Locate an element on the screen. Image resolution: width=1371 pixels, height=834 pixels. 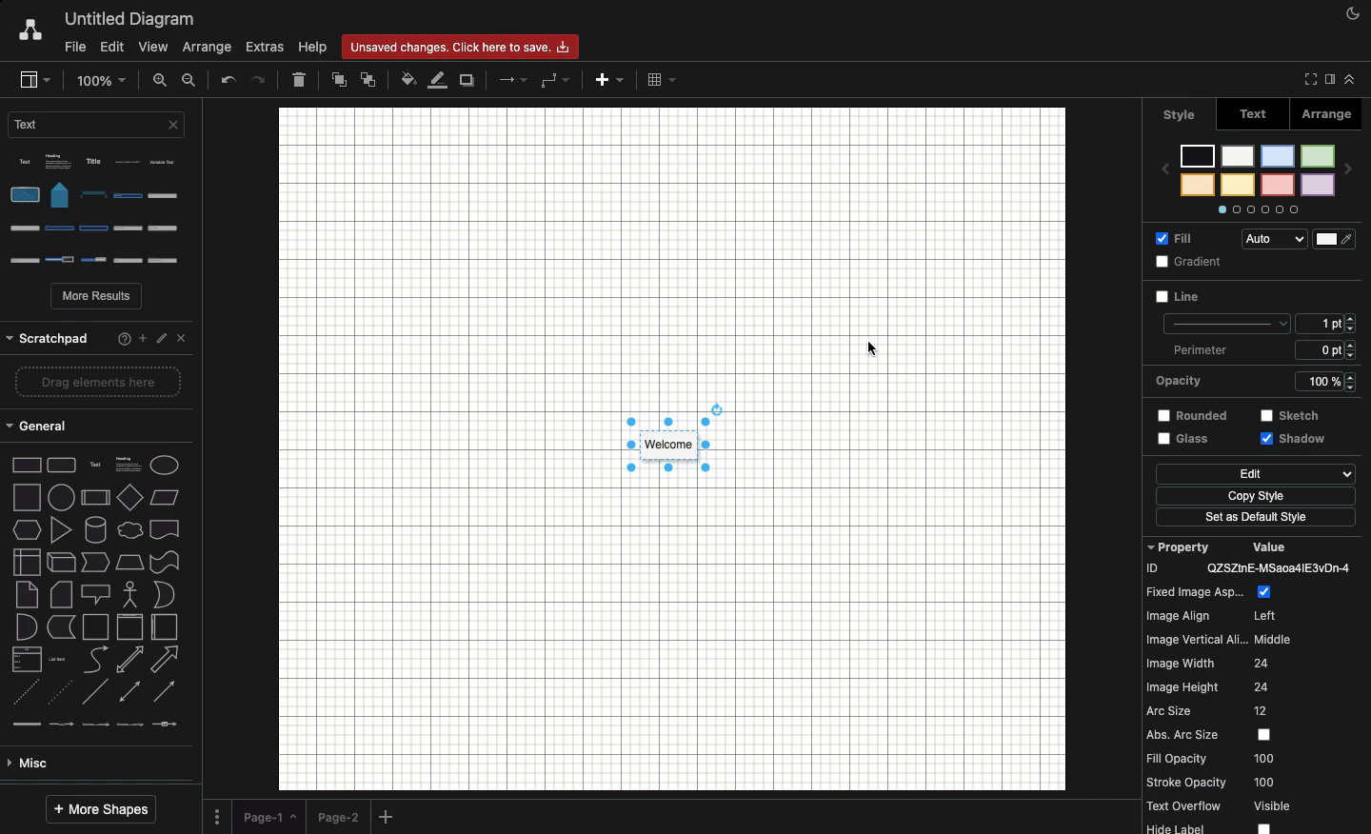
Zoom in is located at coordinates (161, 79).